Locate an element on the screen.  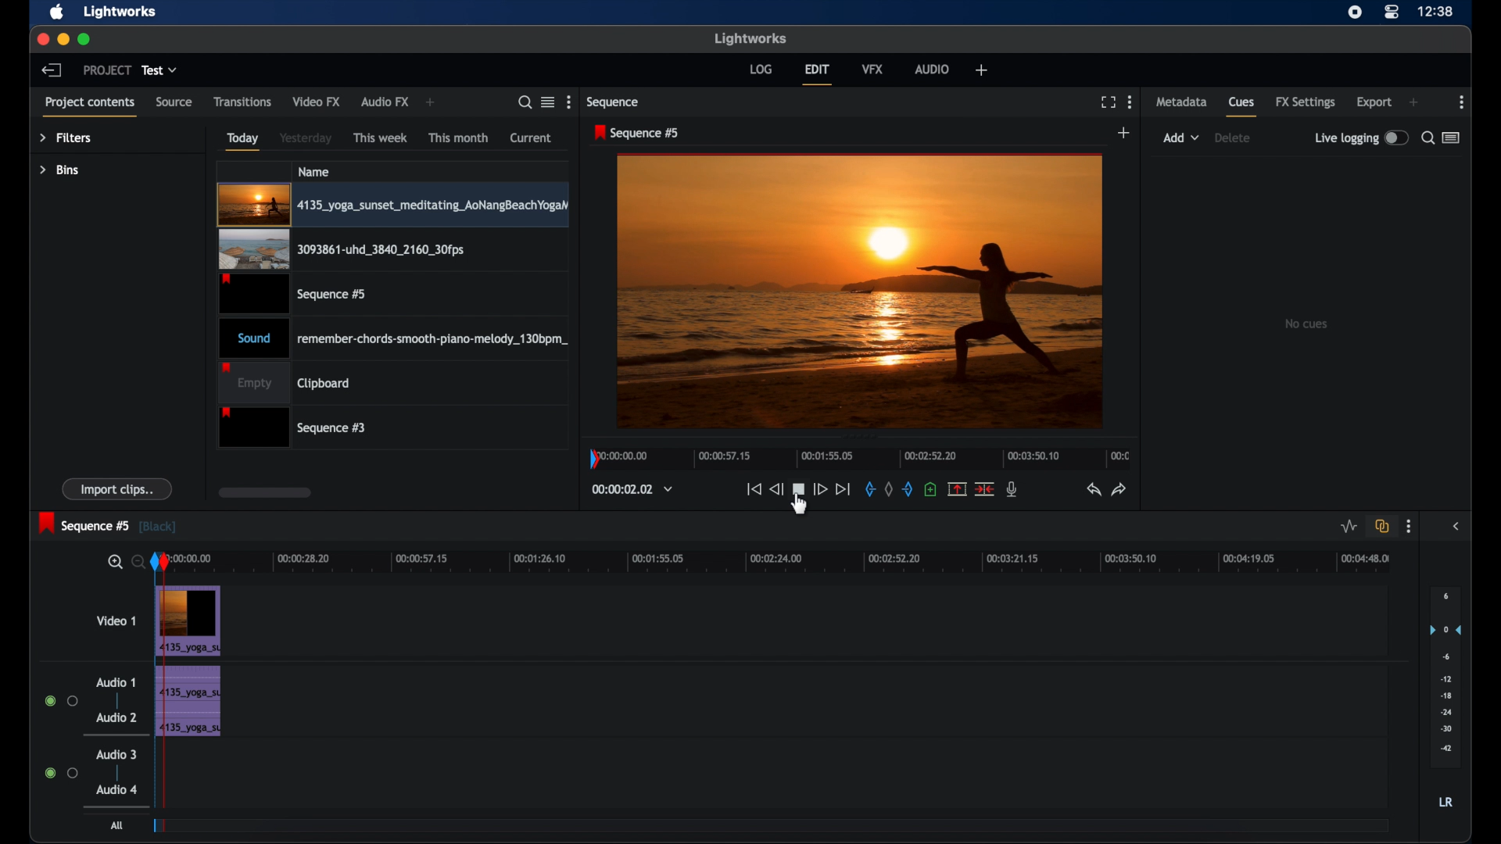
timecodes  and reels is located at coordinates (633, 489).